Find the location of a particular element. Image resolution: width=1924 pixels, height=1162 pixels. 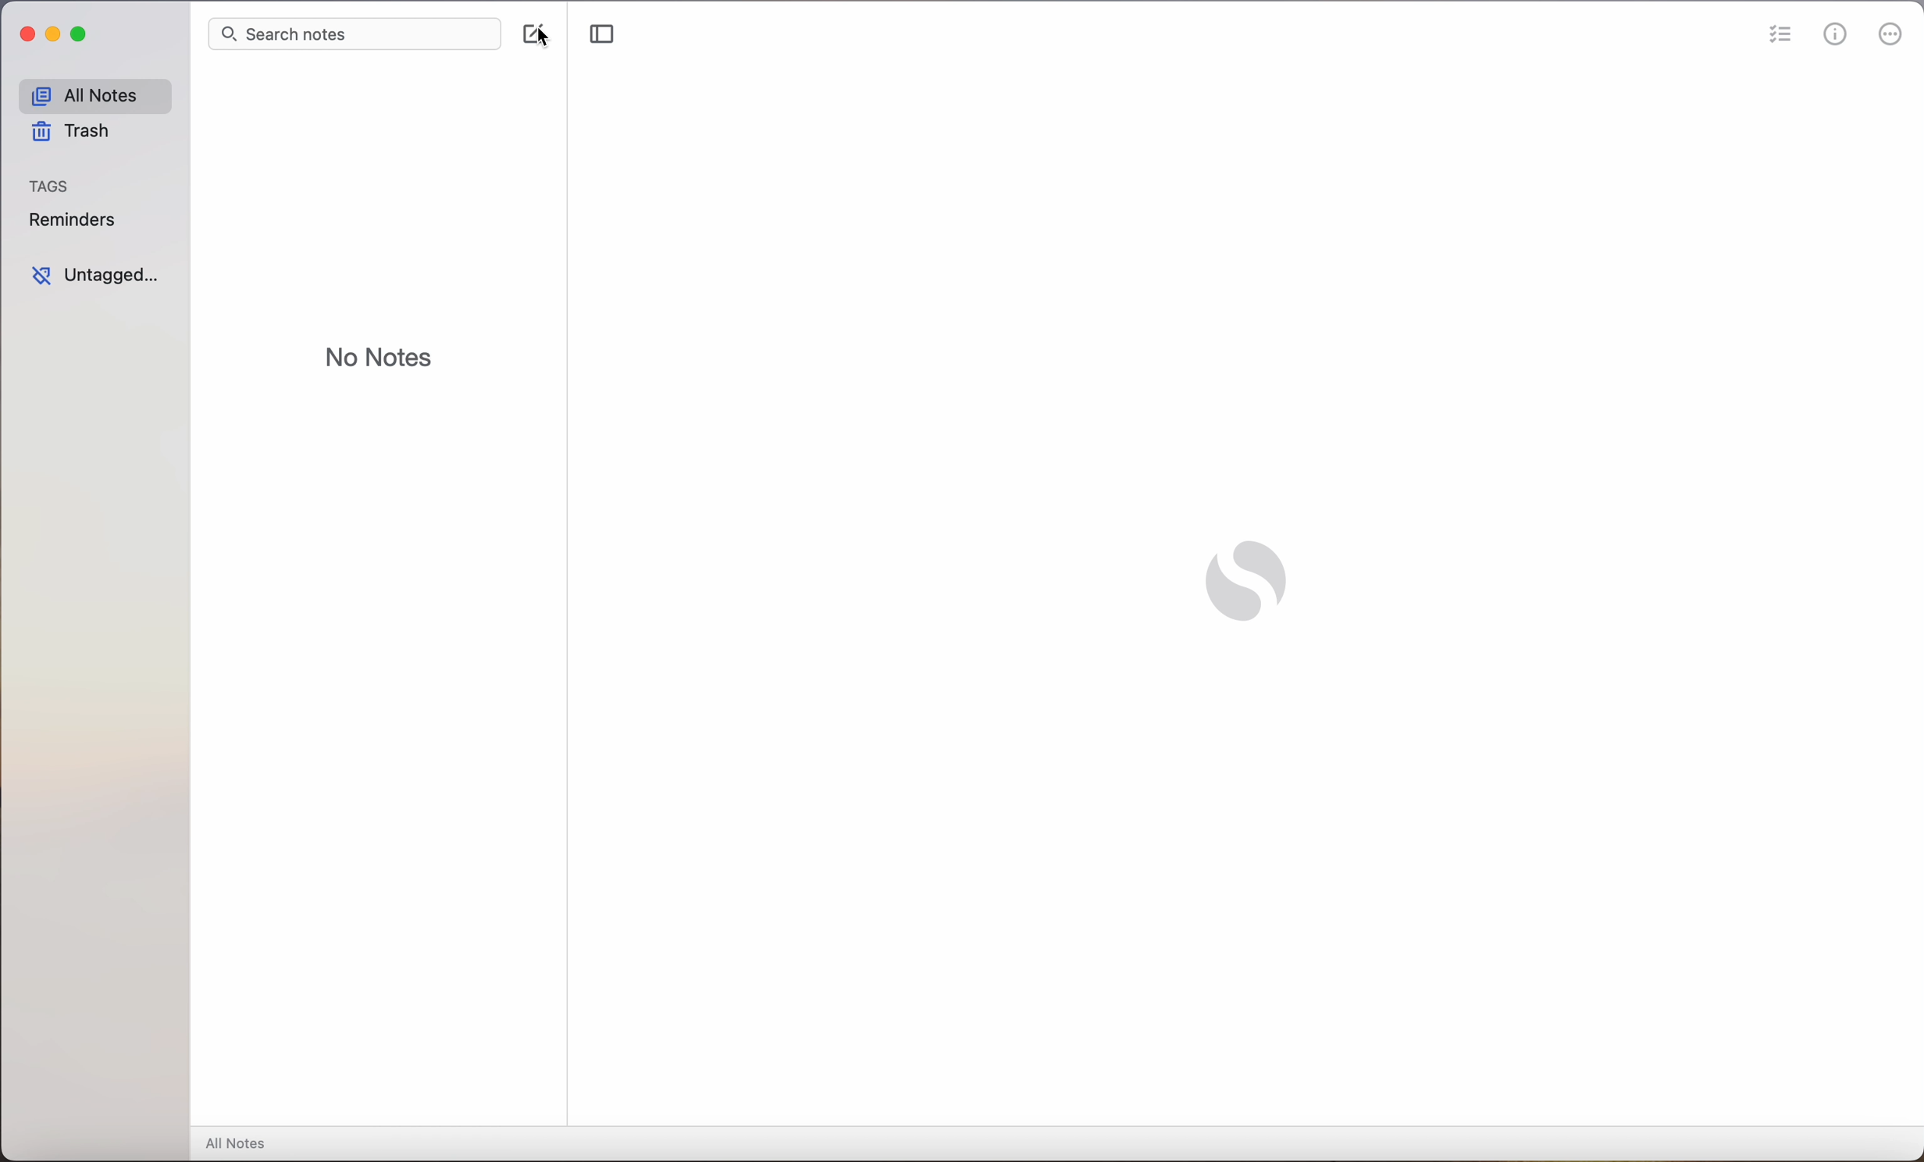

more options is located at coordinates (1888, 34).